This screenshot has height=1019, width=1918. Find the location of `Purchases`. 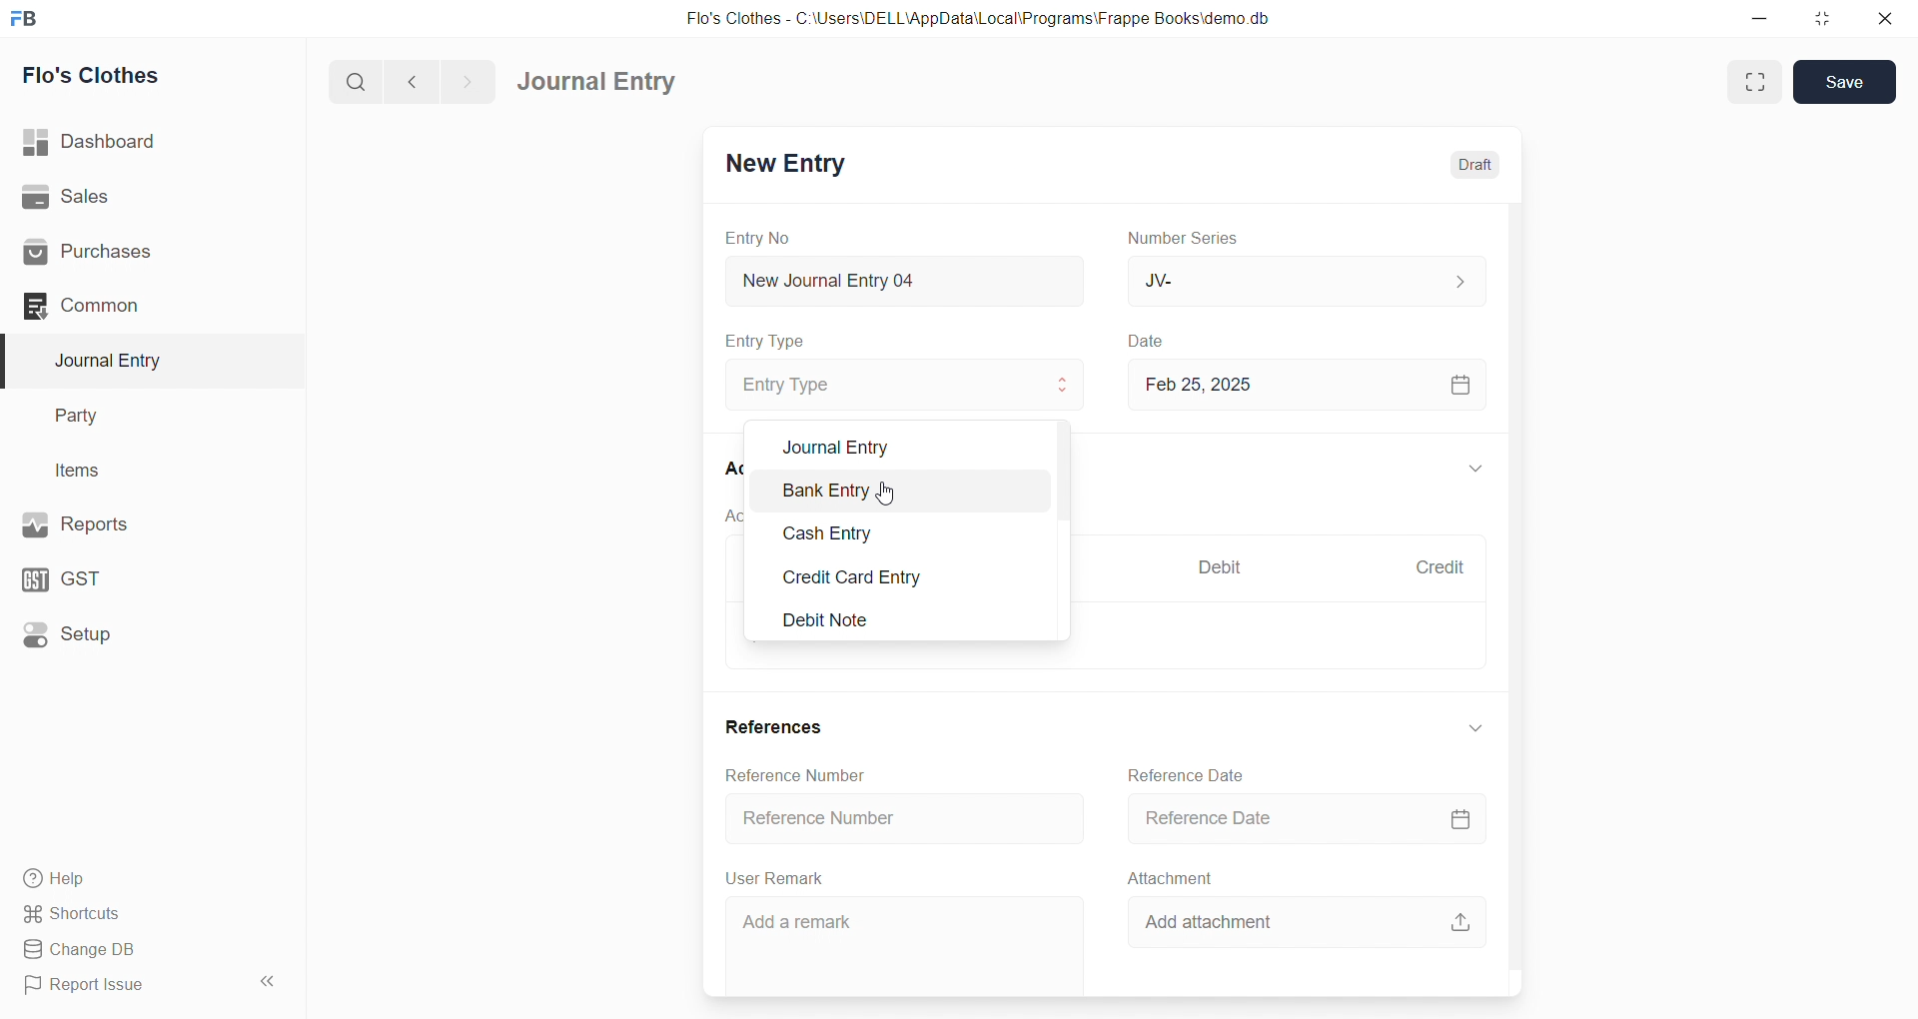

Purchases is located at coordinates (143, 253).